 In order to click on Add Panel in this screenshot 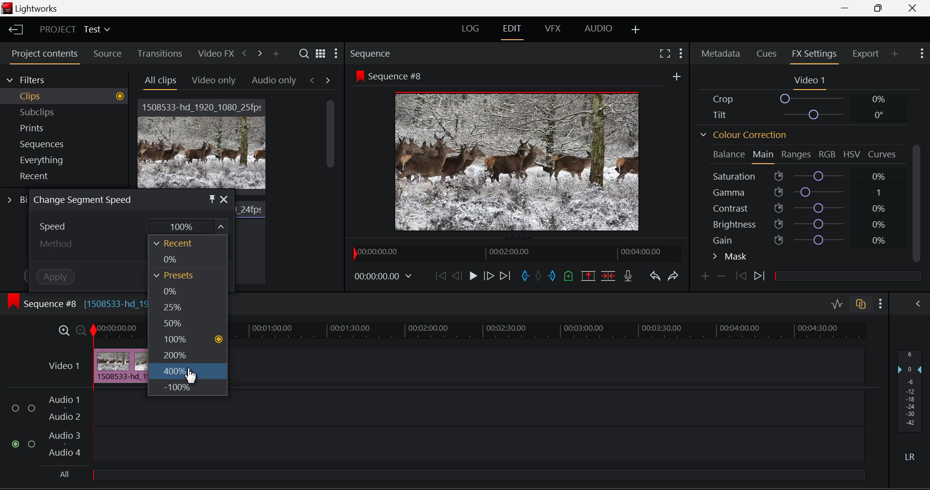, I will do `click(896, 55)`.